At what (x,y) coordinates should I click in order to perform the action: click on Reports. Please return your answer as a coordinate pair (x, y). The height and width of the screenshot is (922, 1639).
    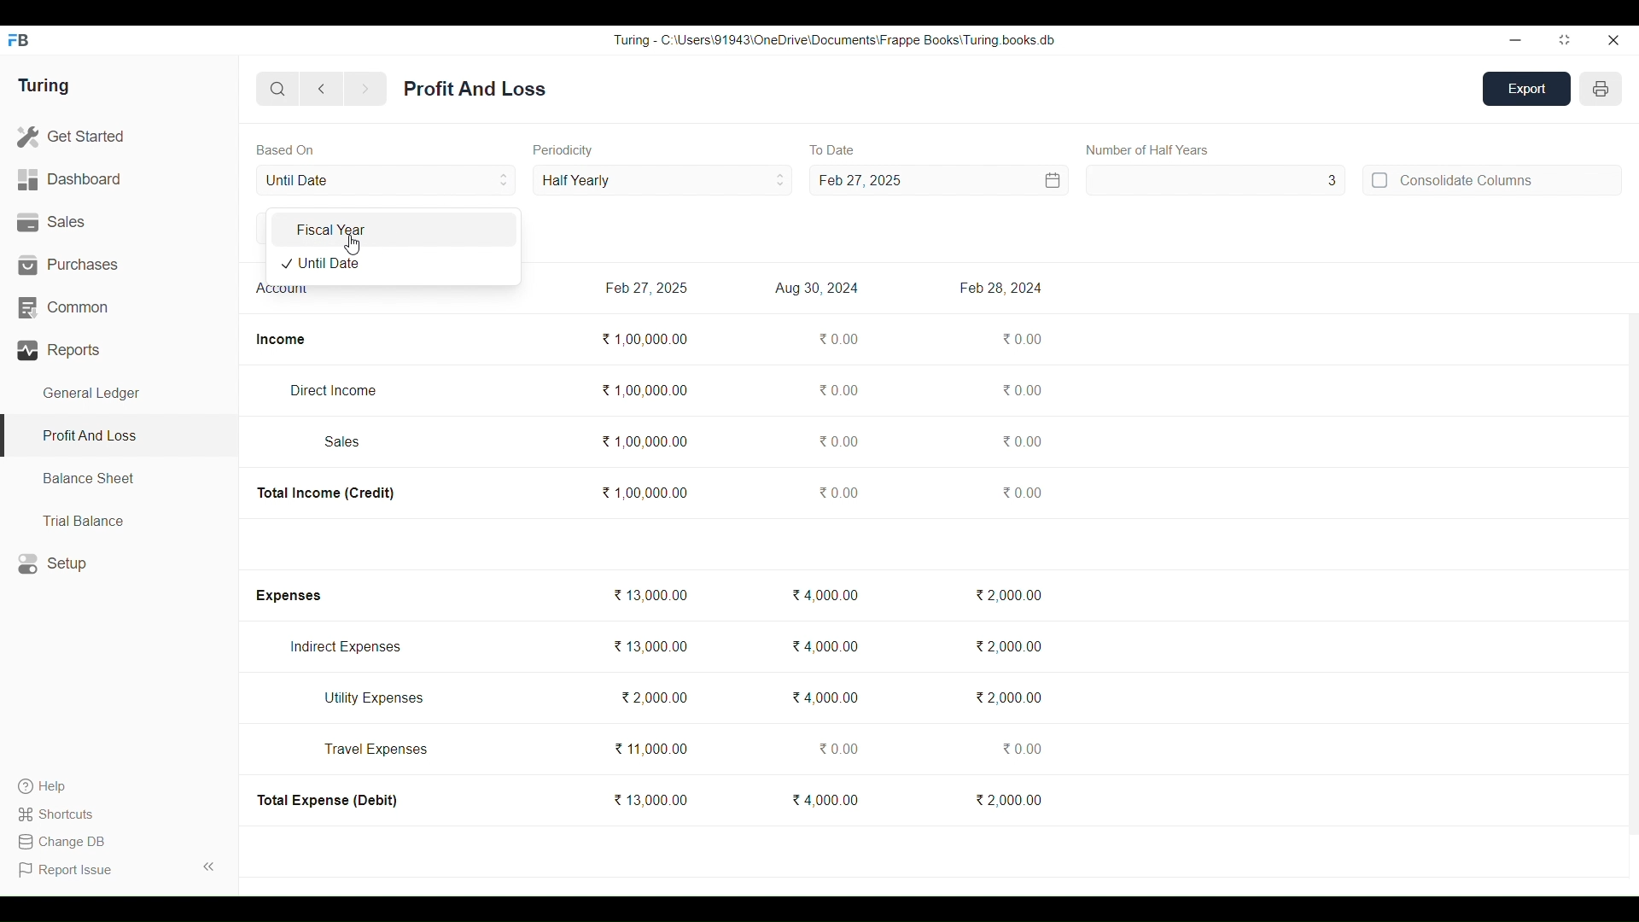
    Looking at the image, I should click on (120, 350).